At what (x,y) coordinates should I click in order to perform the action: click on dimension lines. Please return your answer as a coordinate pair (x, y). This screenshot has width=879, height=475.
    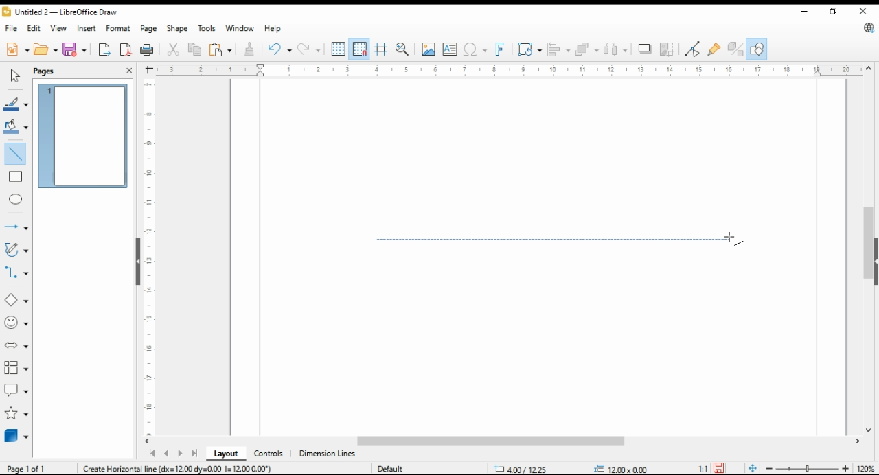
    Looking at the image, I should click on (328, 454).